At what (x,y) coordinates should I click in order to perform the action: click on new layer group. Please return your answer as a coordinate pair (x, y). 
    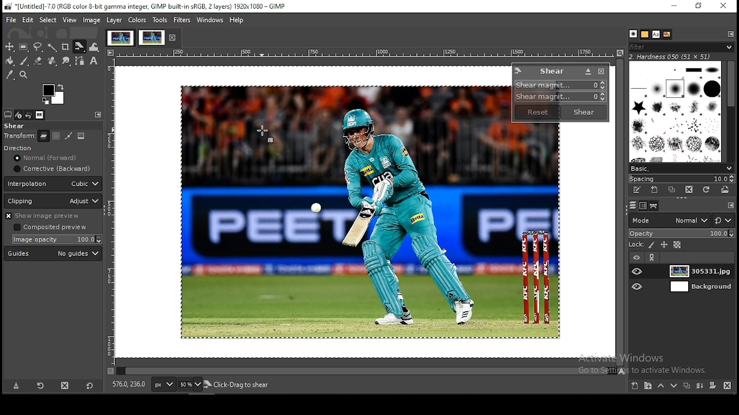
    Looking at the image, I should click on (647, 386).